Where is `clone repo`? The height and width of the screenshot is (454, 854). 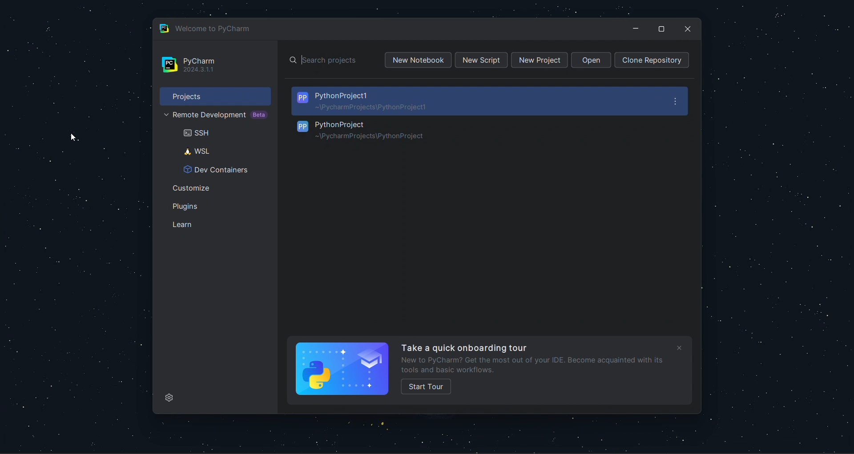 clone repo is located at coordinates (653, 60).